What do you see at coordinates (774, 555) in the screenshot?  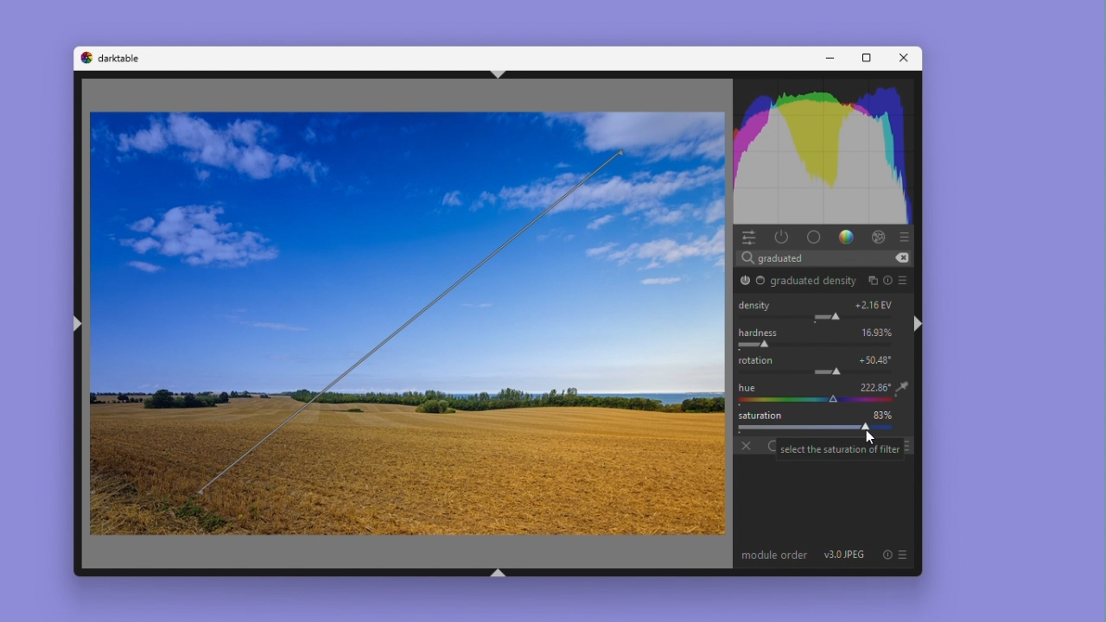 I see `module order` at bounding box center [774, 555].